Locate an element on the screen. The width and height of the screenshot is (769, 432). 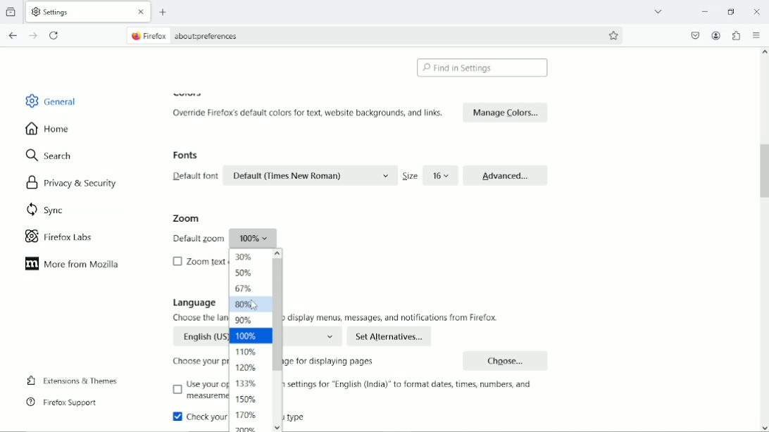
133% is located at coordinates (246, 383).